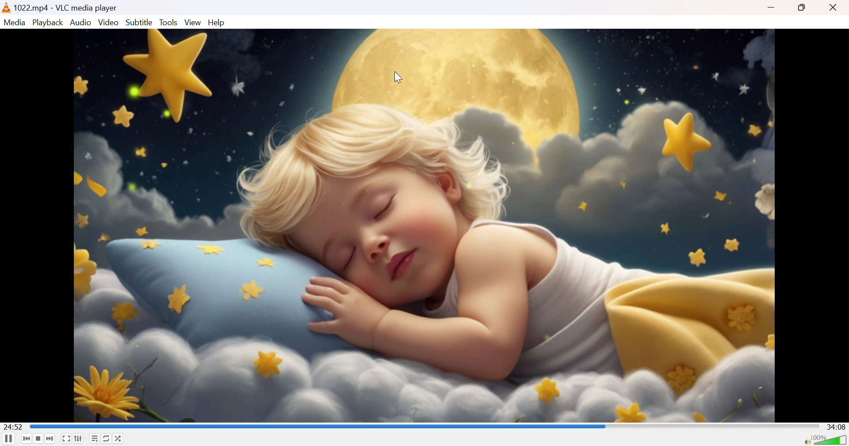 The image size is (849, 446). I want to click on Cursor, so click(398, 78).